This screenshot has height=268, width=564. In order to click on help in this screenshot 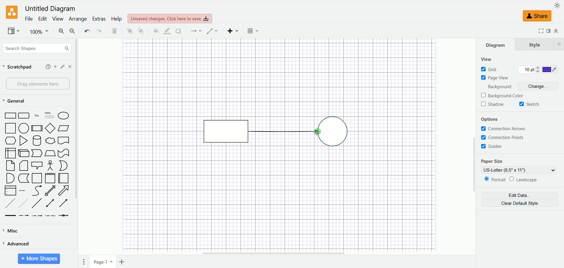, I will do `click(47, 67)`.